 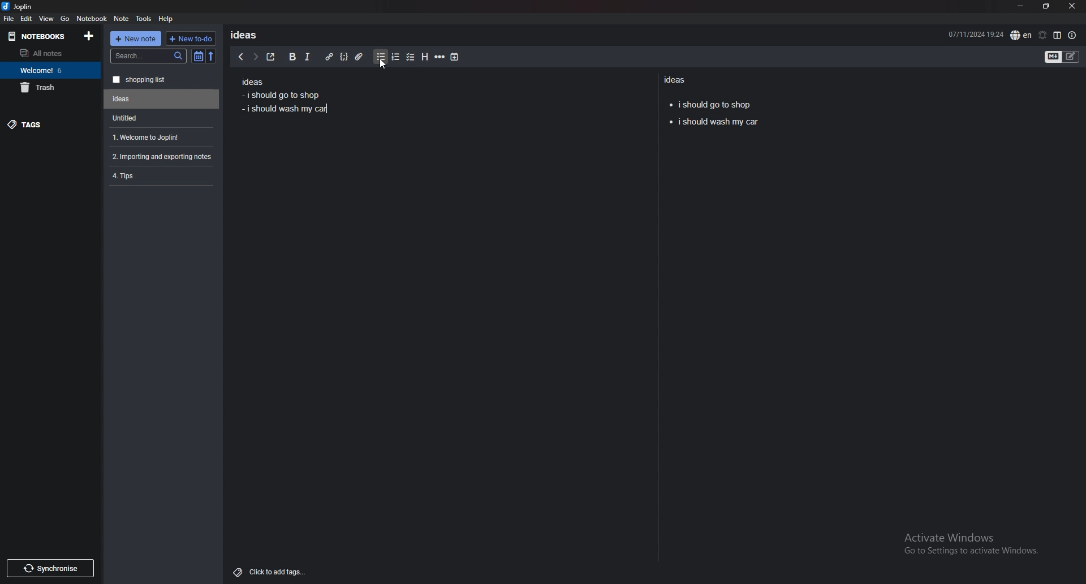 I want to click on numbered list, so click(x=395, y=57).